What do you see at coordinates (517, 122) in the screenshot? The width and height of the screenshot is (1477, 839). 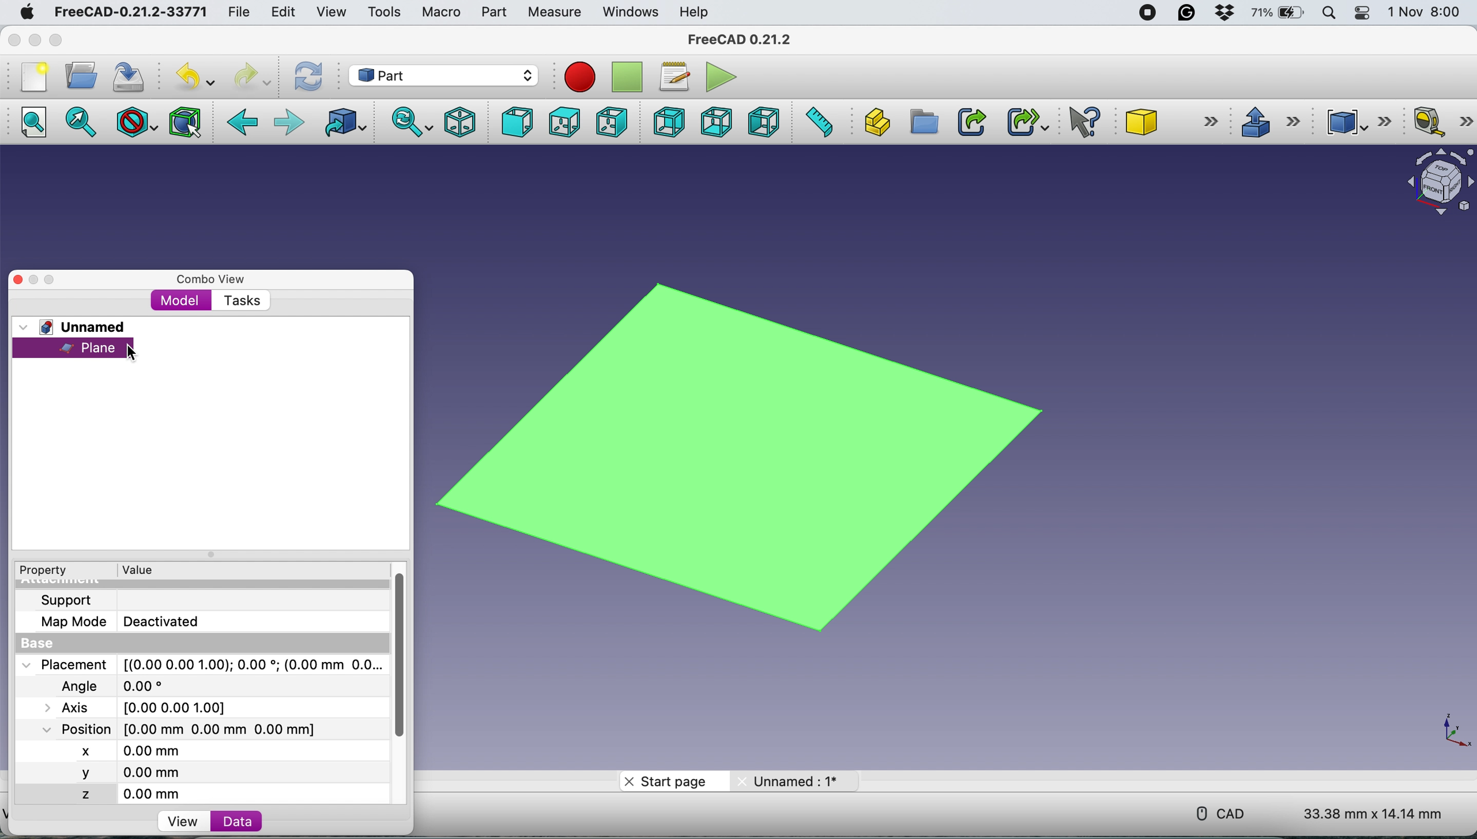 I see `front` at bounding box center [517, 122].